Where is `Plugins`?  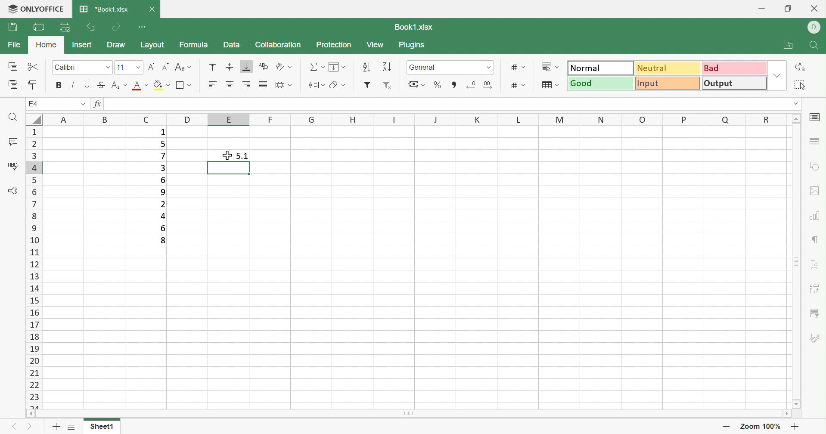
Plugins is located at coordinates (412, 46).